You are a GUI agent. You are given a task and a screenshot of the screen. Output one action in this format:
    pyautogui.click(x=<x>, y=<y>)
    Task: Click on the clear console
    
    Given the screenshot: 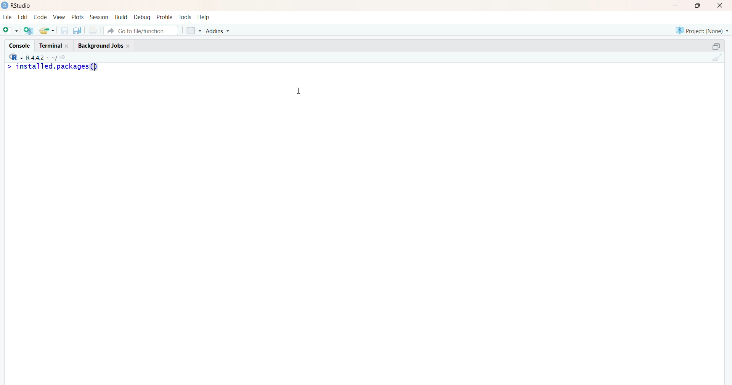 What is the action you would take?
    pyautogui.click(x=716, y=58)
    